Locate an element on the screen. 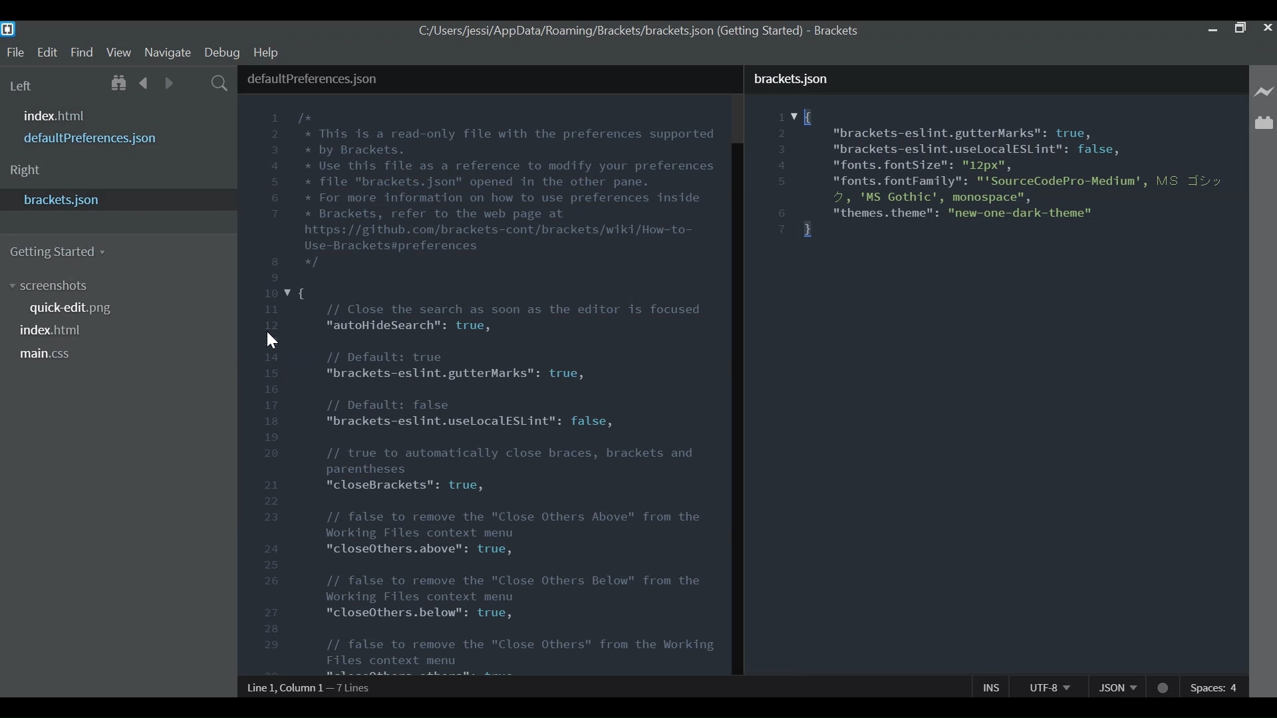 The width and height of the screenshot is (1277, 718). Find is located at coordinates (82, 52).